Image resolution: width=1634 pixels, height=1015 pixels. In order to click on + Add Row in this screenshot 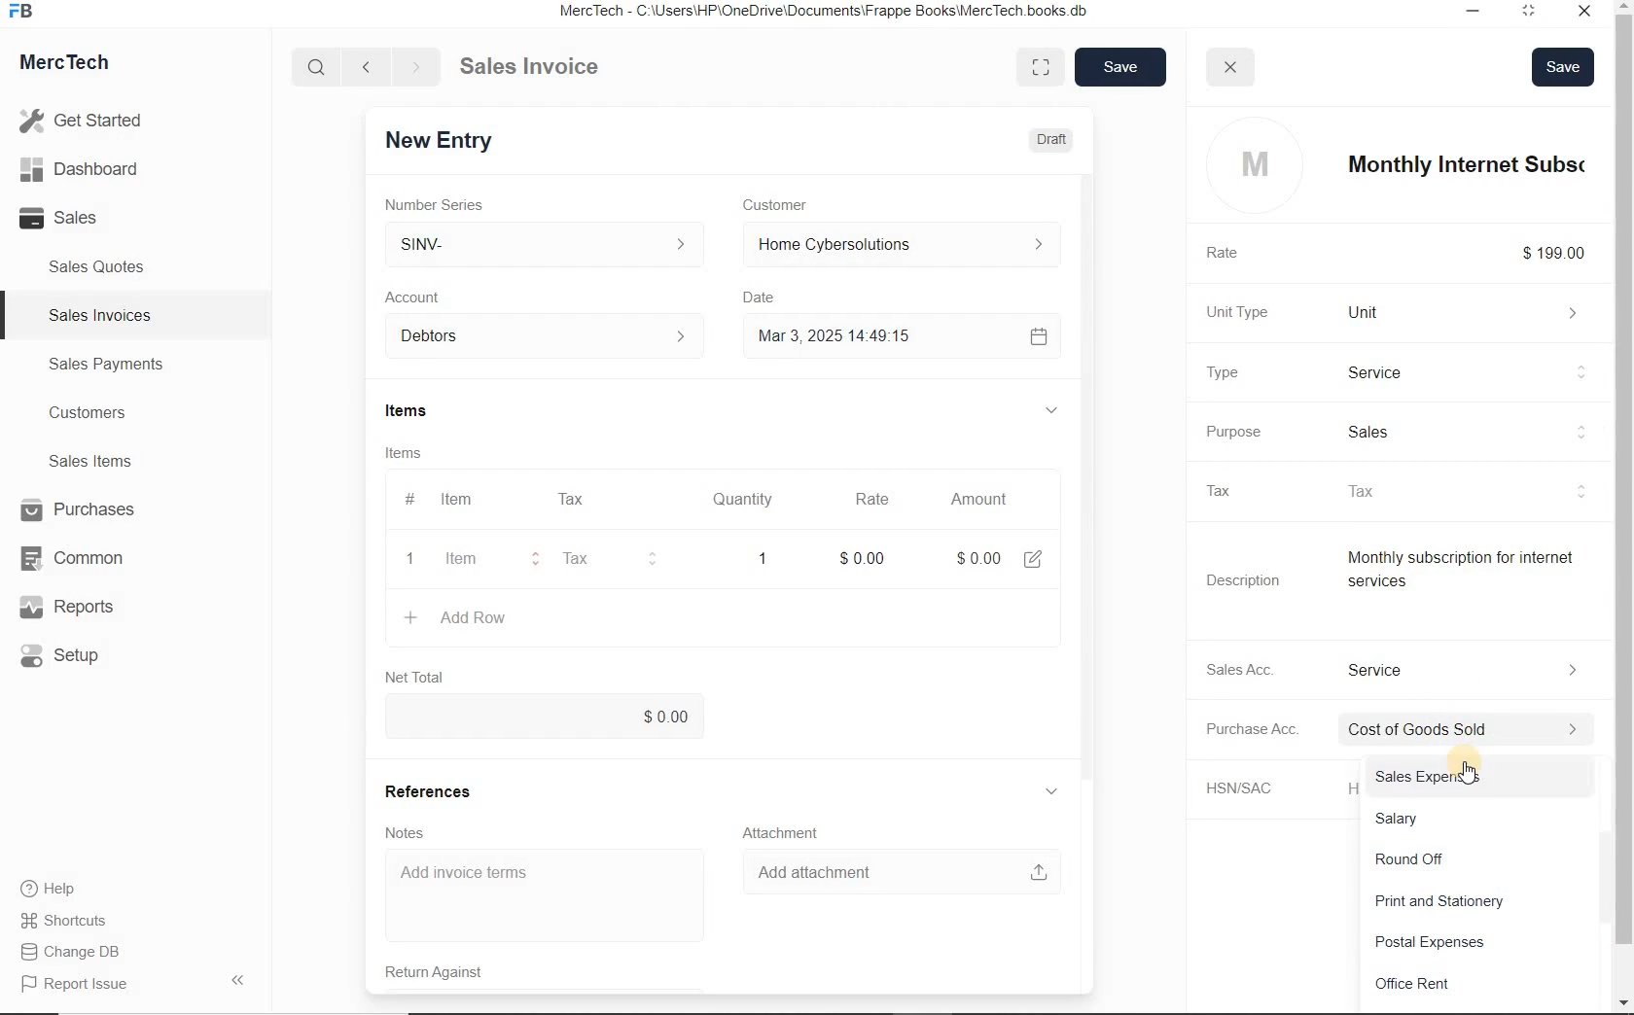, I will do `click(488, 618)`.